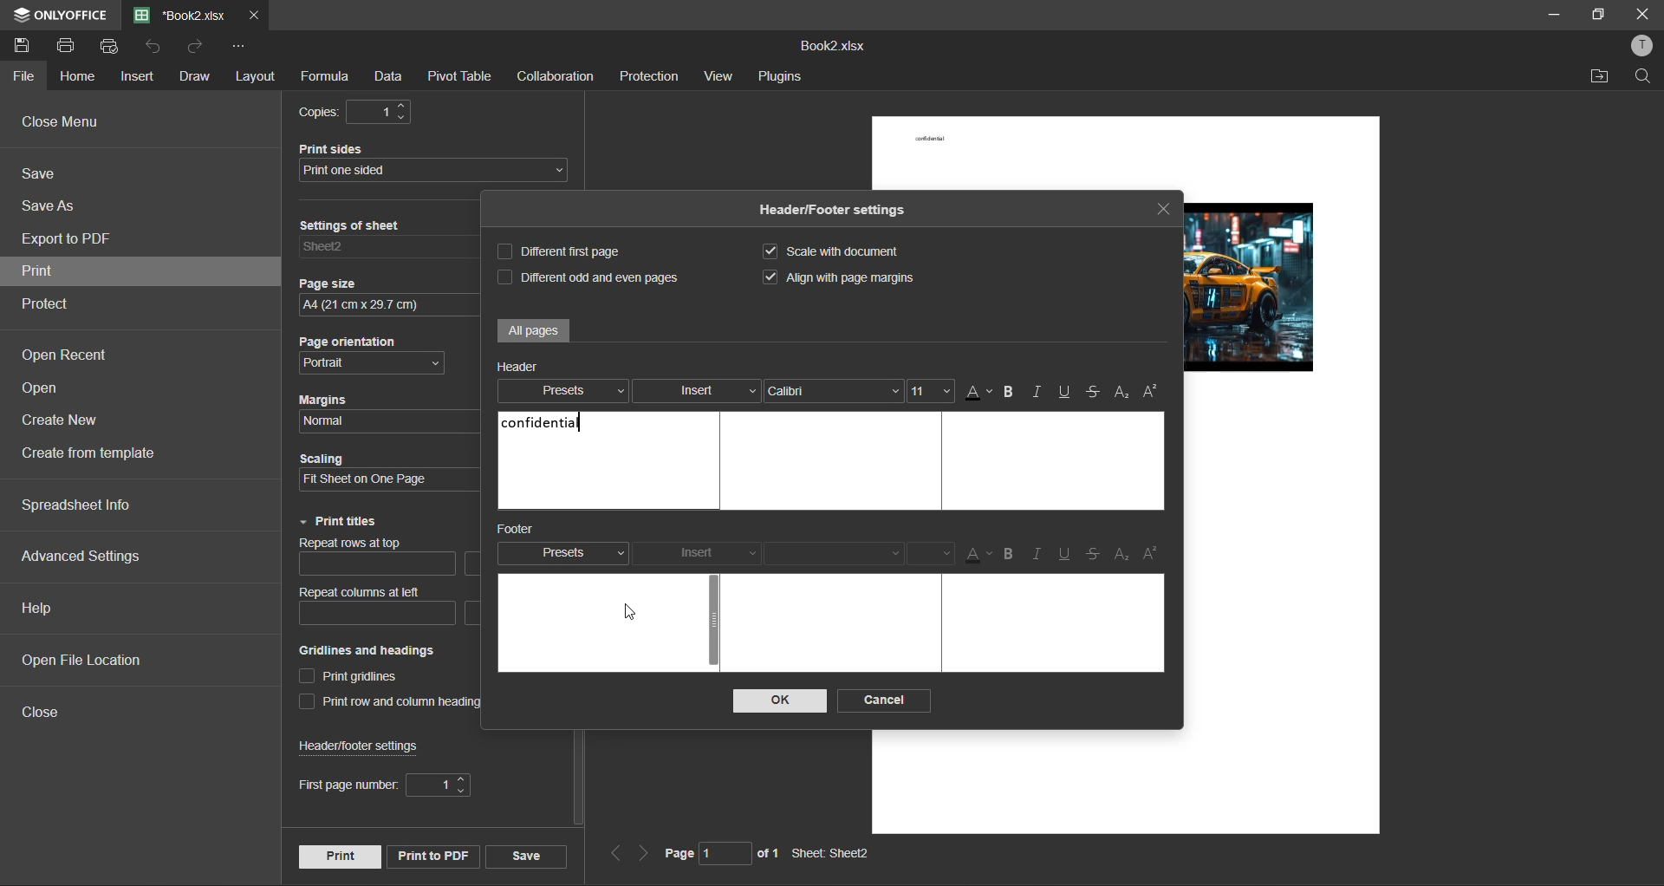 The height and width of the screenshot is (886, 1664). Describe the element at coordinates (1641, 13) in the screenshot. I see `close` at that location.